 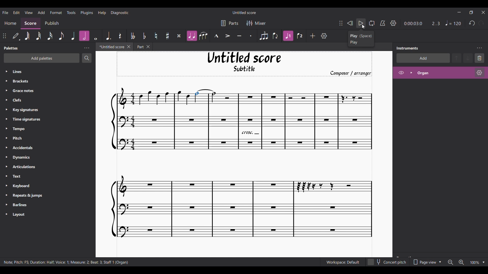 I want to click on View menu, so click(x=28, y=12).